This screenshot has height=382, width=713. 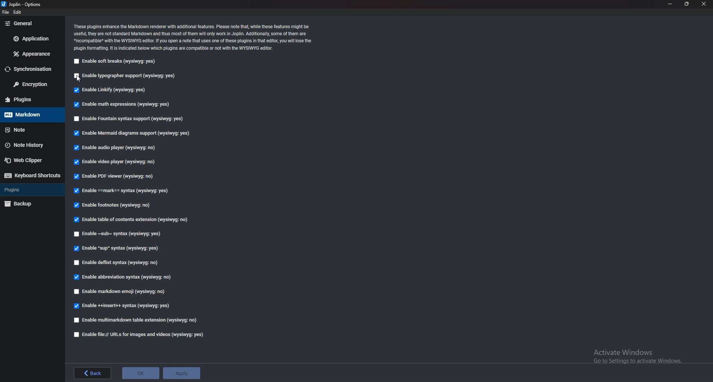 I want to click on  Enable pdf viewer, so click(x=114, y=176).